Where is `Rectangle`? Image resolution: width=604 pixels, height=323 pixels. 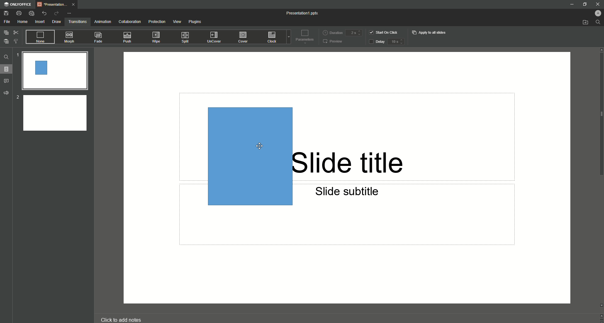 Rectangle is located at coordinates (249, 156).